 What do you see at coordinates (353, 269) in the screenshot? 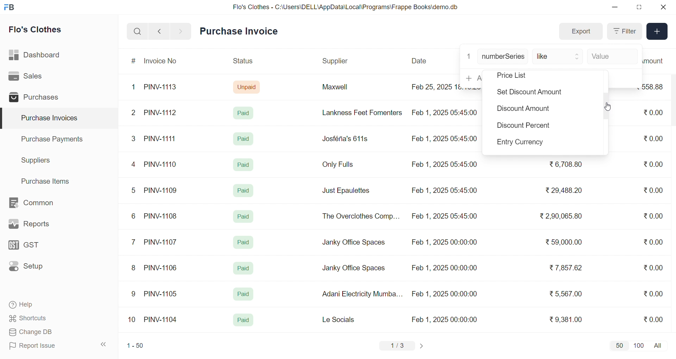
I see `Janky Office Spaces` at bounding box center [353, 269].